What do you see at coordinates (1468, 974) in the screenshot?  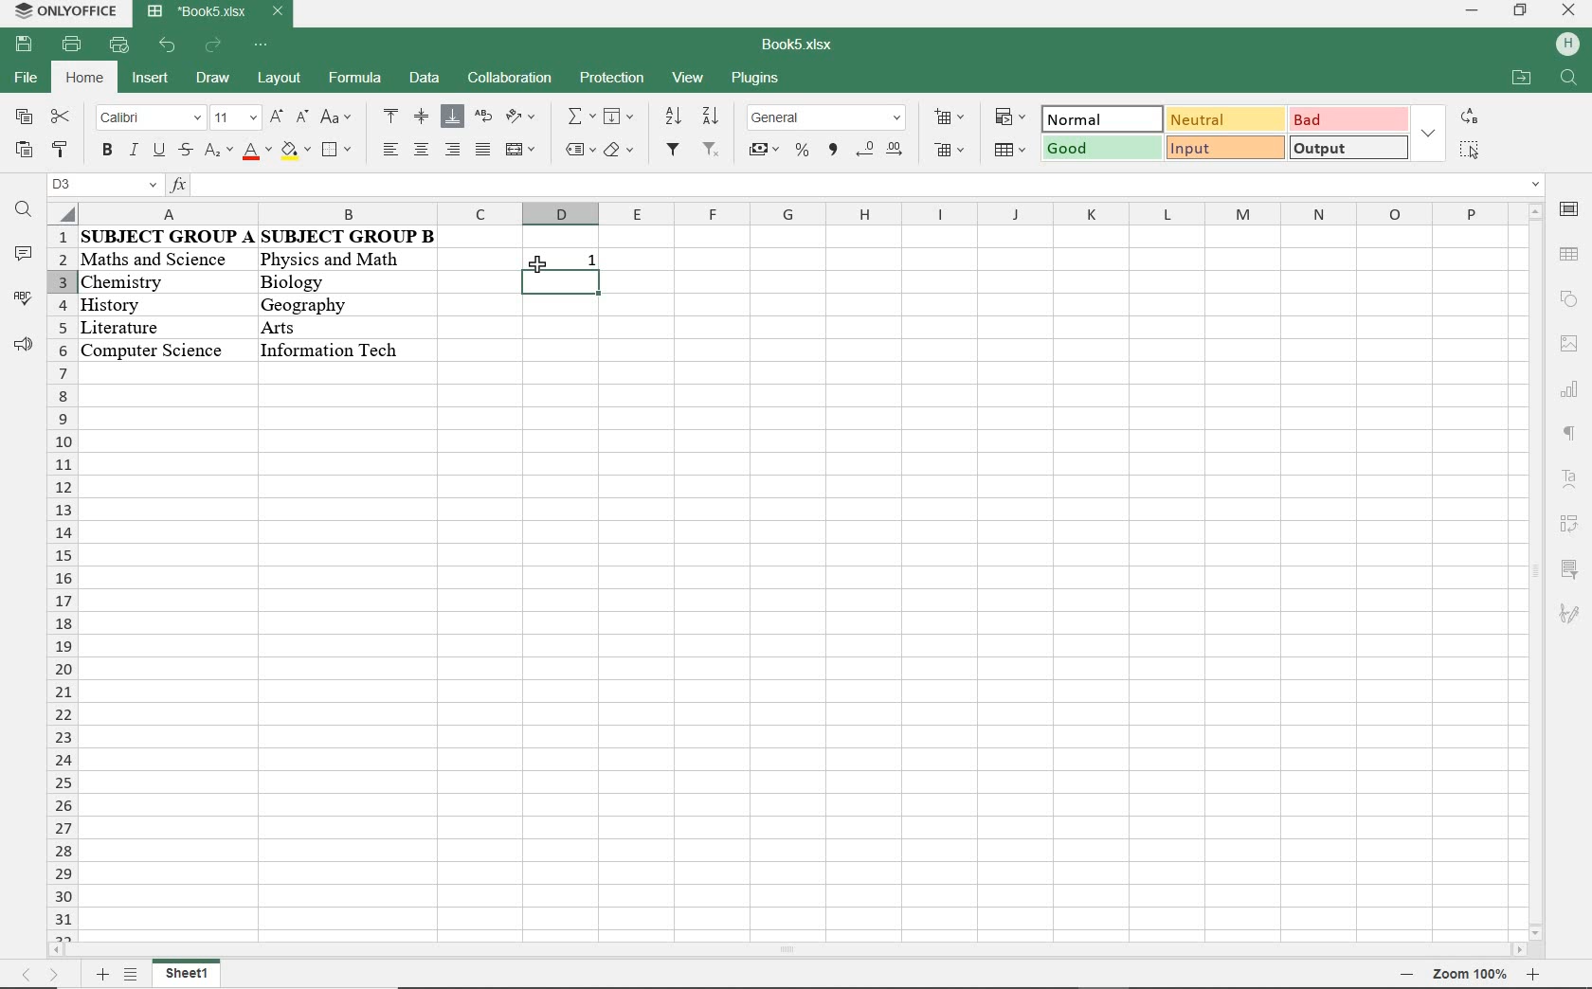 I see `tab` at bounding box center [1468, 974].